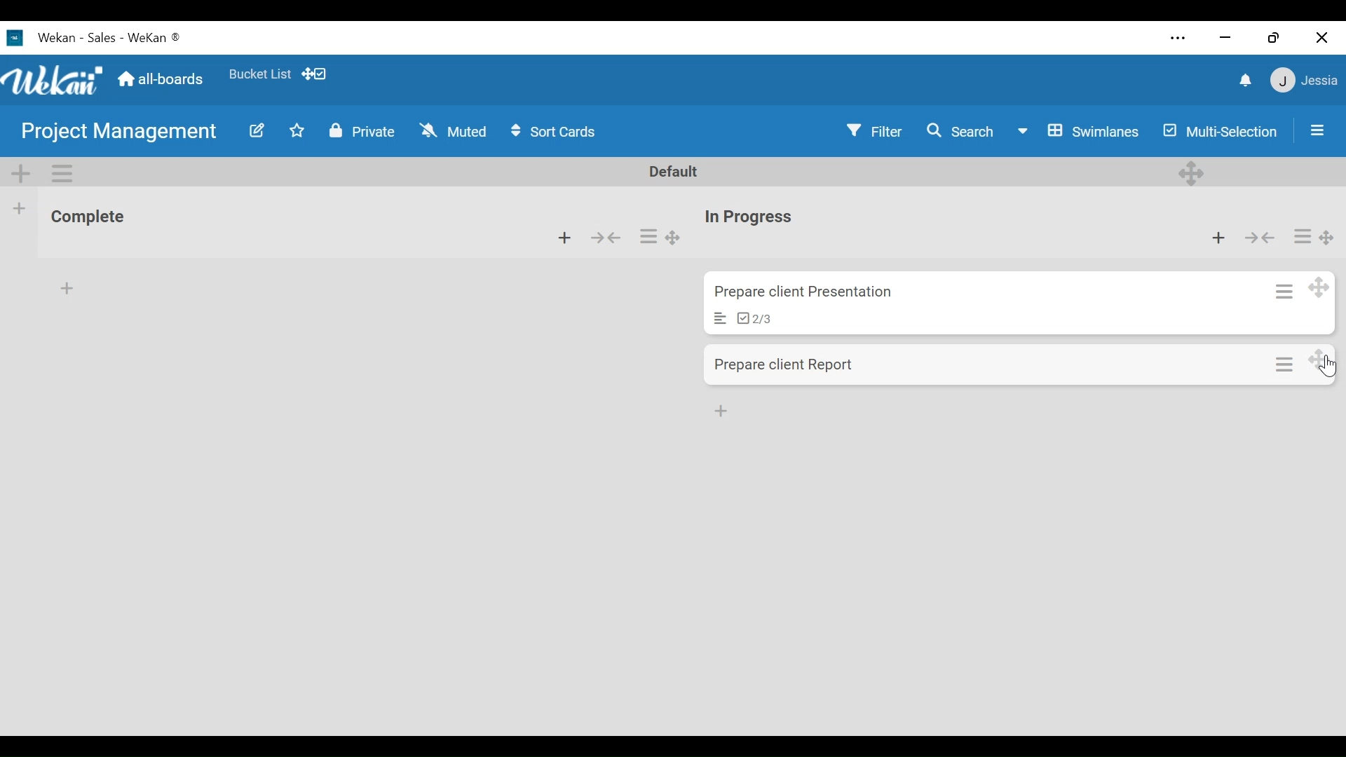 The height and width of the screenshot is (757, 1346). I want to click on Desktop drag handles, so click(1327, 236).